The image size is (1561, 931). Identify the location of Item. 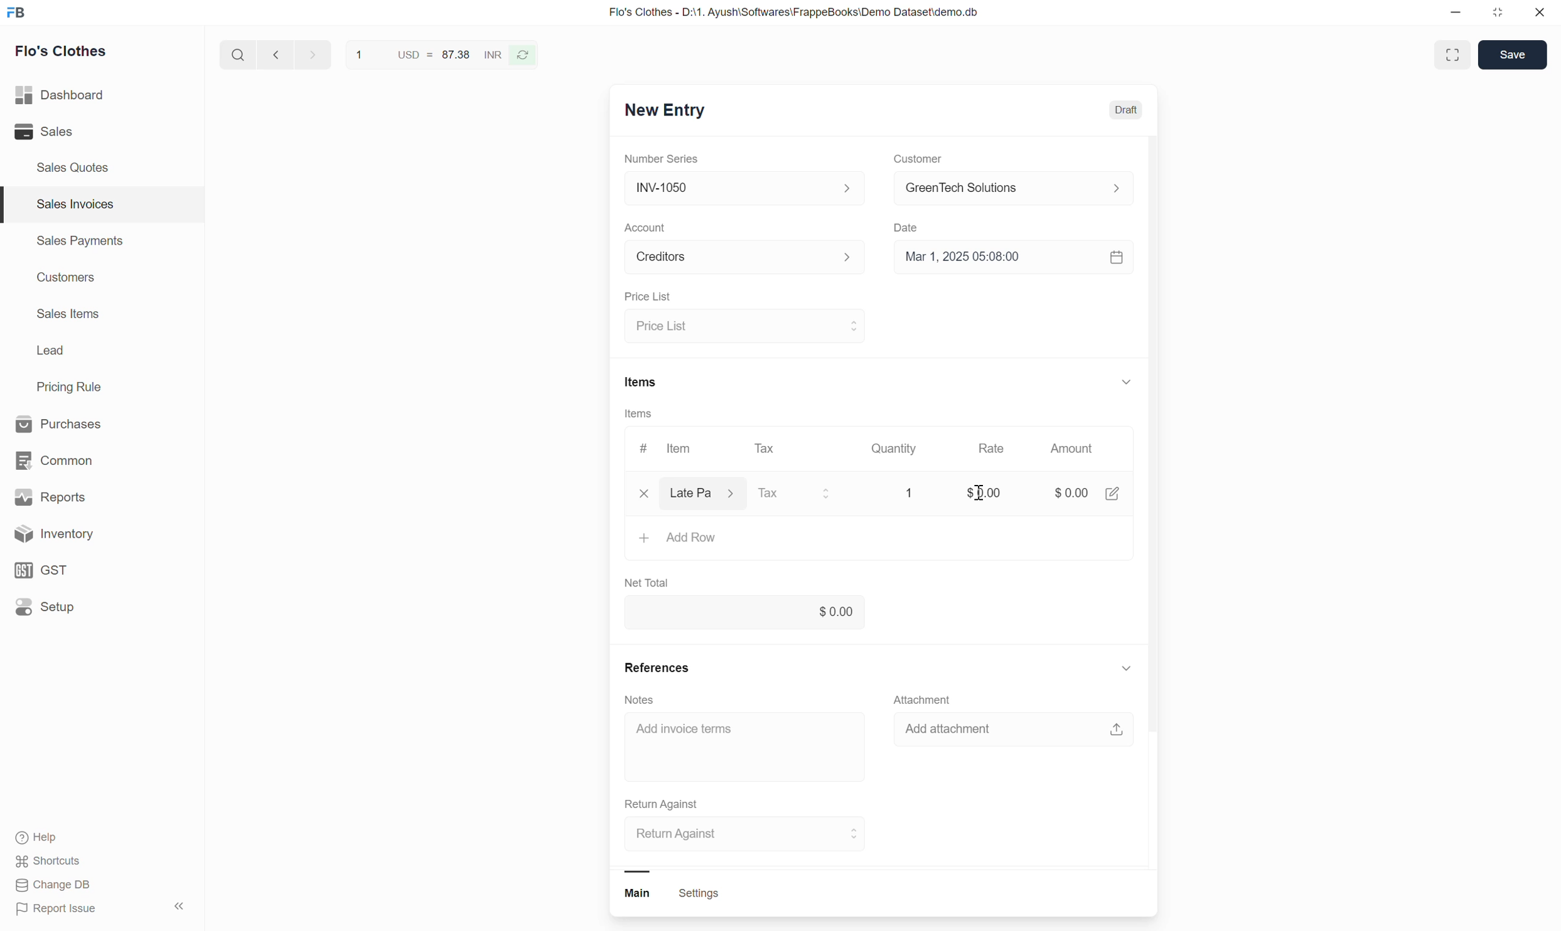
(680, 449).